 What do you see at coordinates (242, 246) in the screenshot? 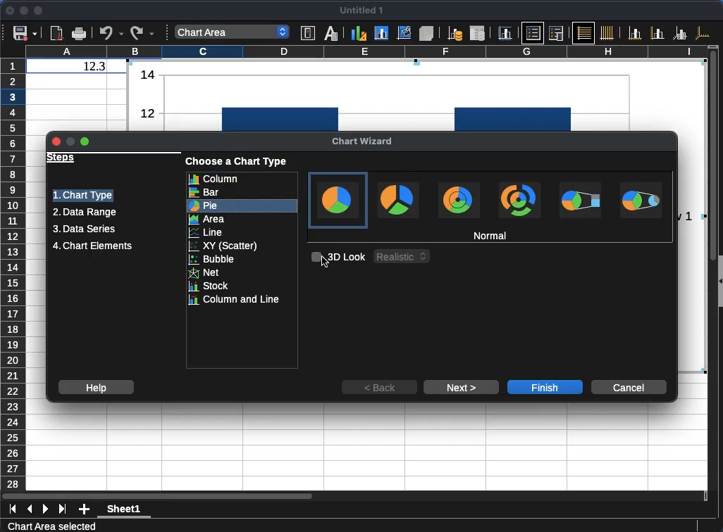
I see `xy scatter` at bounding box center [242, 246].